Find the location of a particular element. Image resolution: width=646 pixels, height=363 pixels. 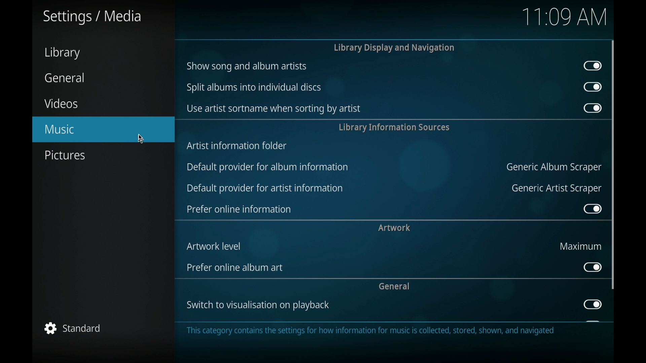

library is located at coordinates (63, 53).